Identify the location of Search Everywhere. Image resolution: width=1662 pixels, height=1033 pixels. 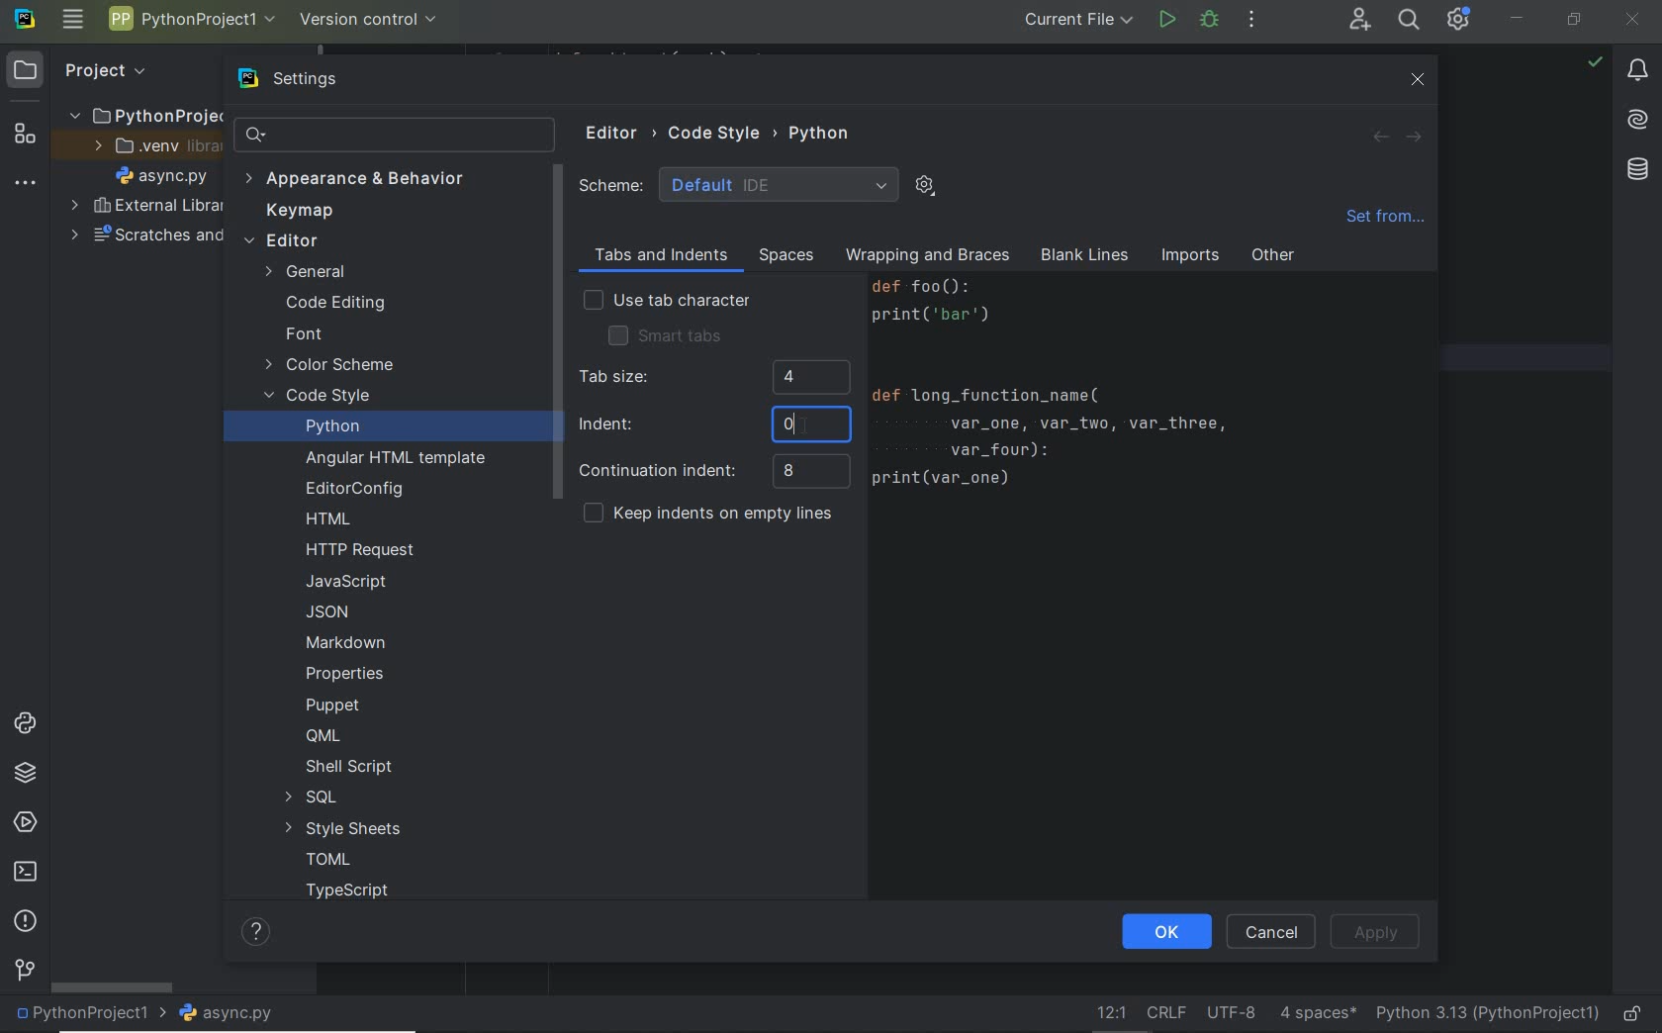
(1408, 23).